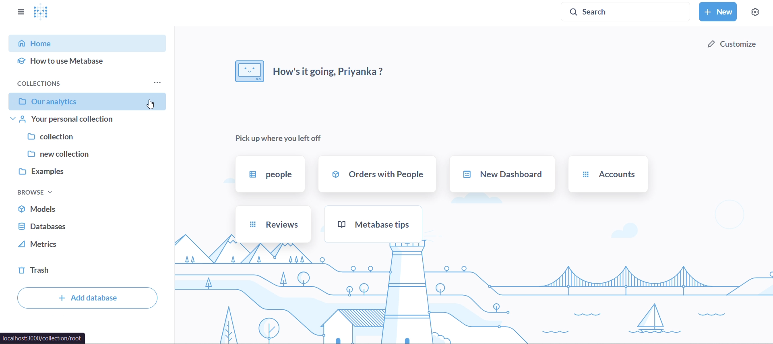  What do you see at coordinates (43, 12) in the screenshot?
I see `logo` at bounding box center [43, 12].